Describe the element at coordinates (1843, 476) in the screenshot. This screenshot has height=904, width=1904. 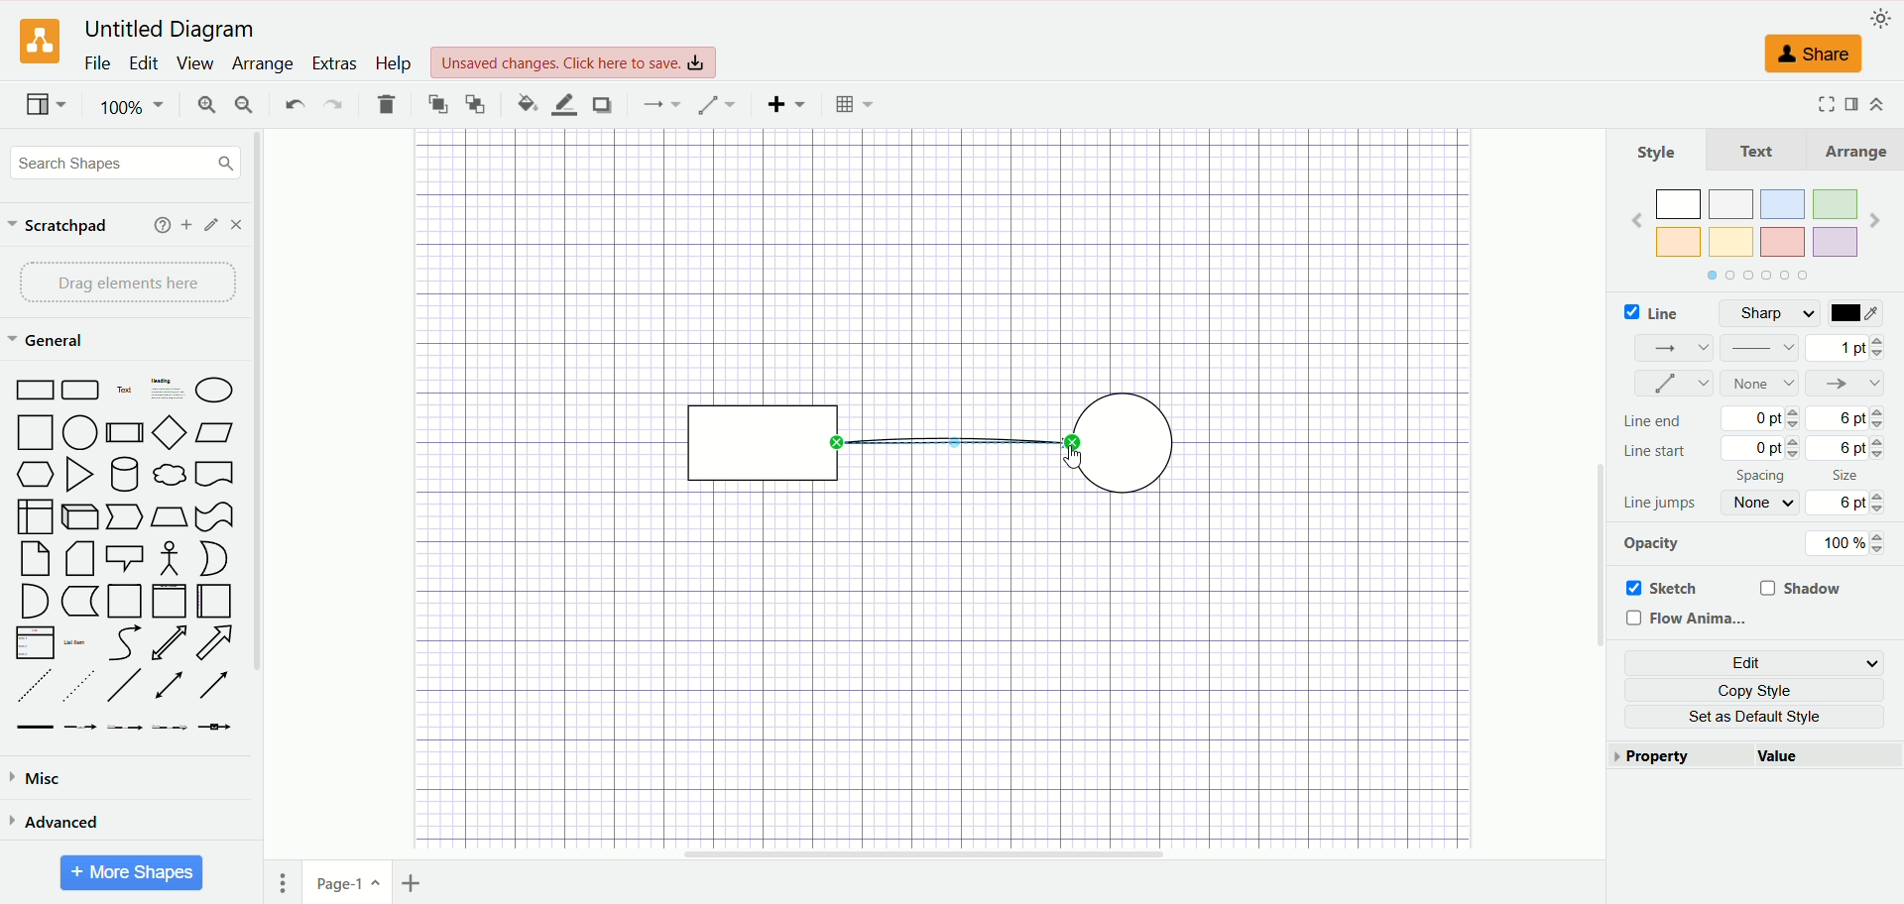
I see `size` at that location.